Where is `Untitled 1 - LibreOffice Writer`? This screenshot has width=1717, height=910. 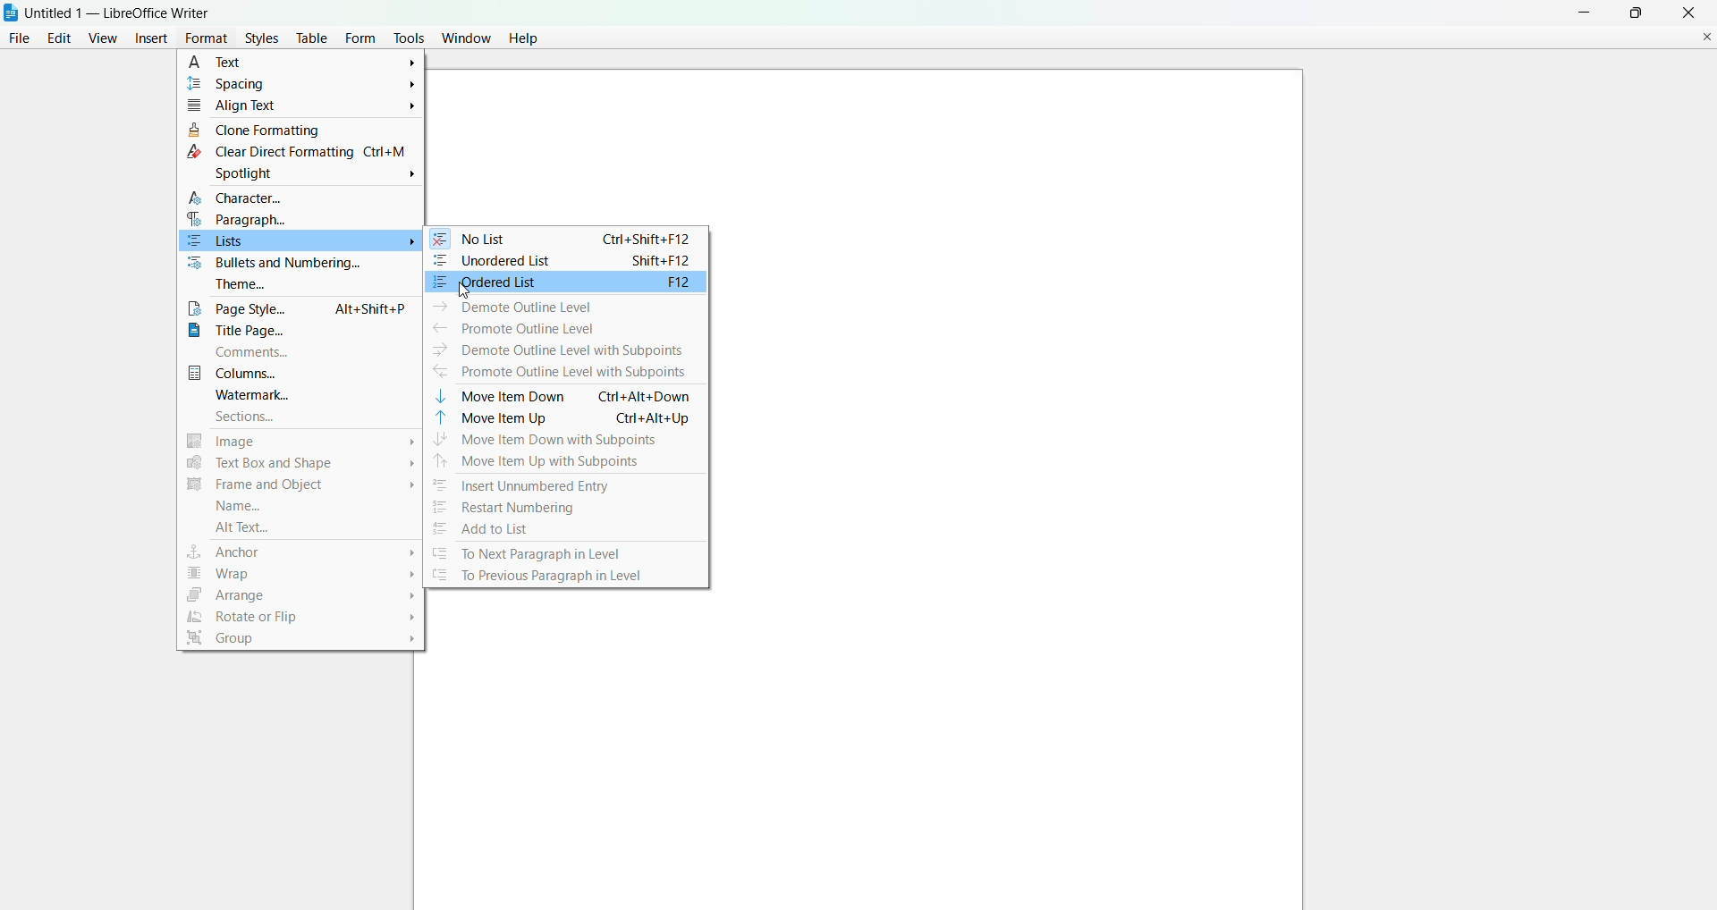
Untitled 1 - LibreOffice Writer is located at coordinates (123, 11).